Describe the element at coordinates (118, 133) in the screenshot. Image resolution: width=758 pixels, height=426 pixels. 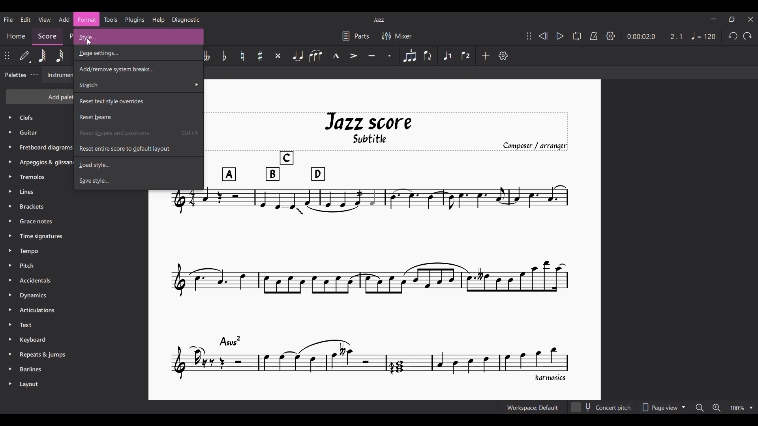
I see `Reset shapes and positions` at that location.